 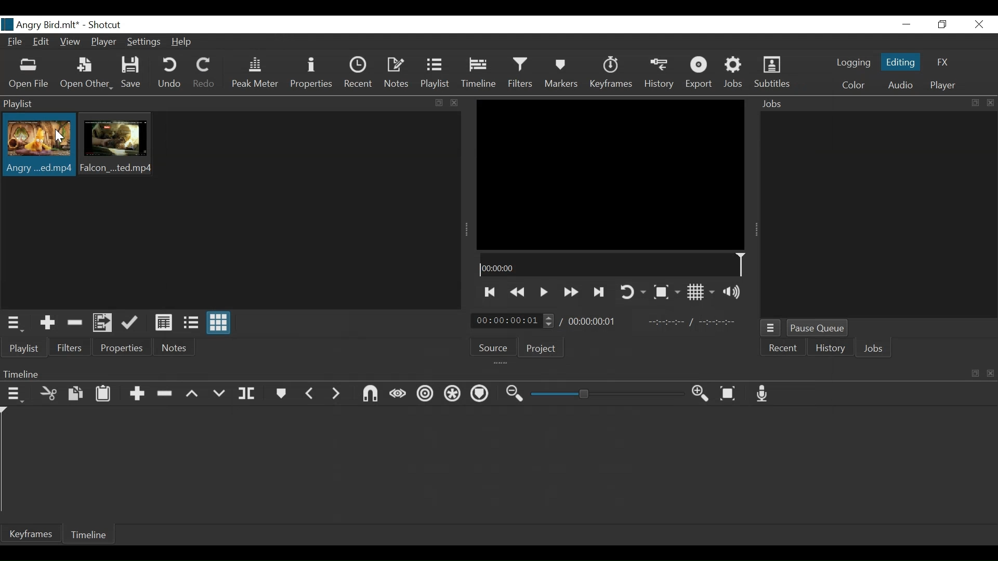 I want to click on Jobs, so click(x=876, y=104).